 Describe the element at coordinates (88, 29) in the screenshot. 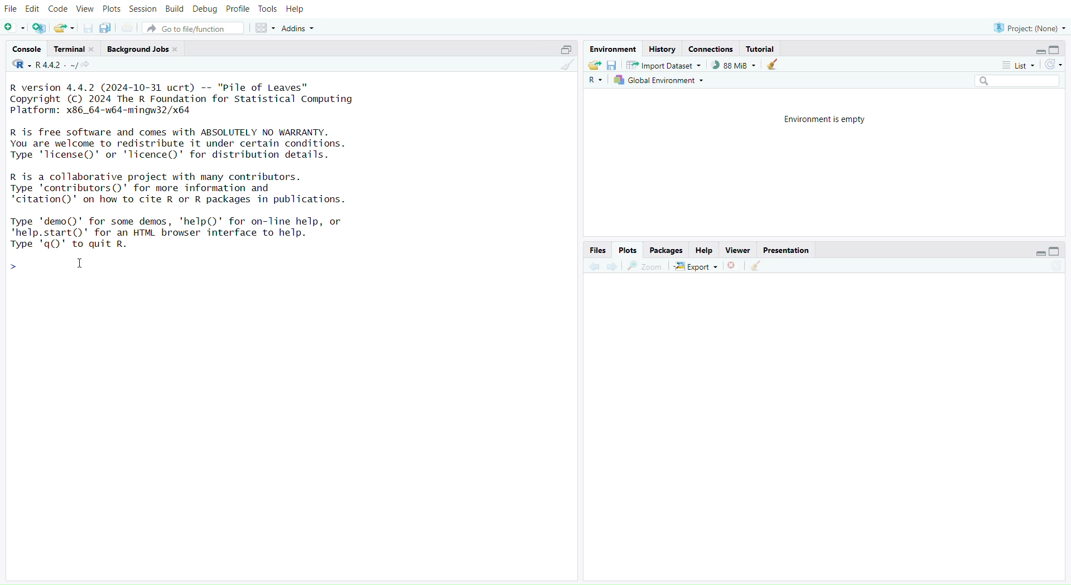

I see `save current document` at that location.